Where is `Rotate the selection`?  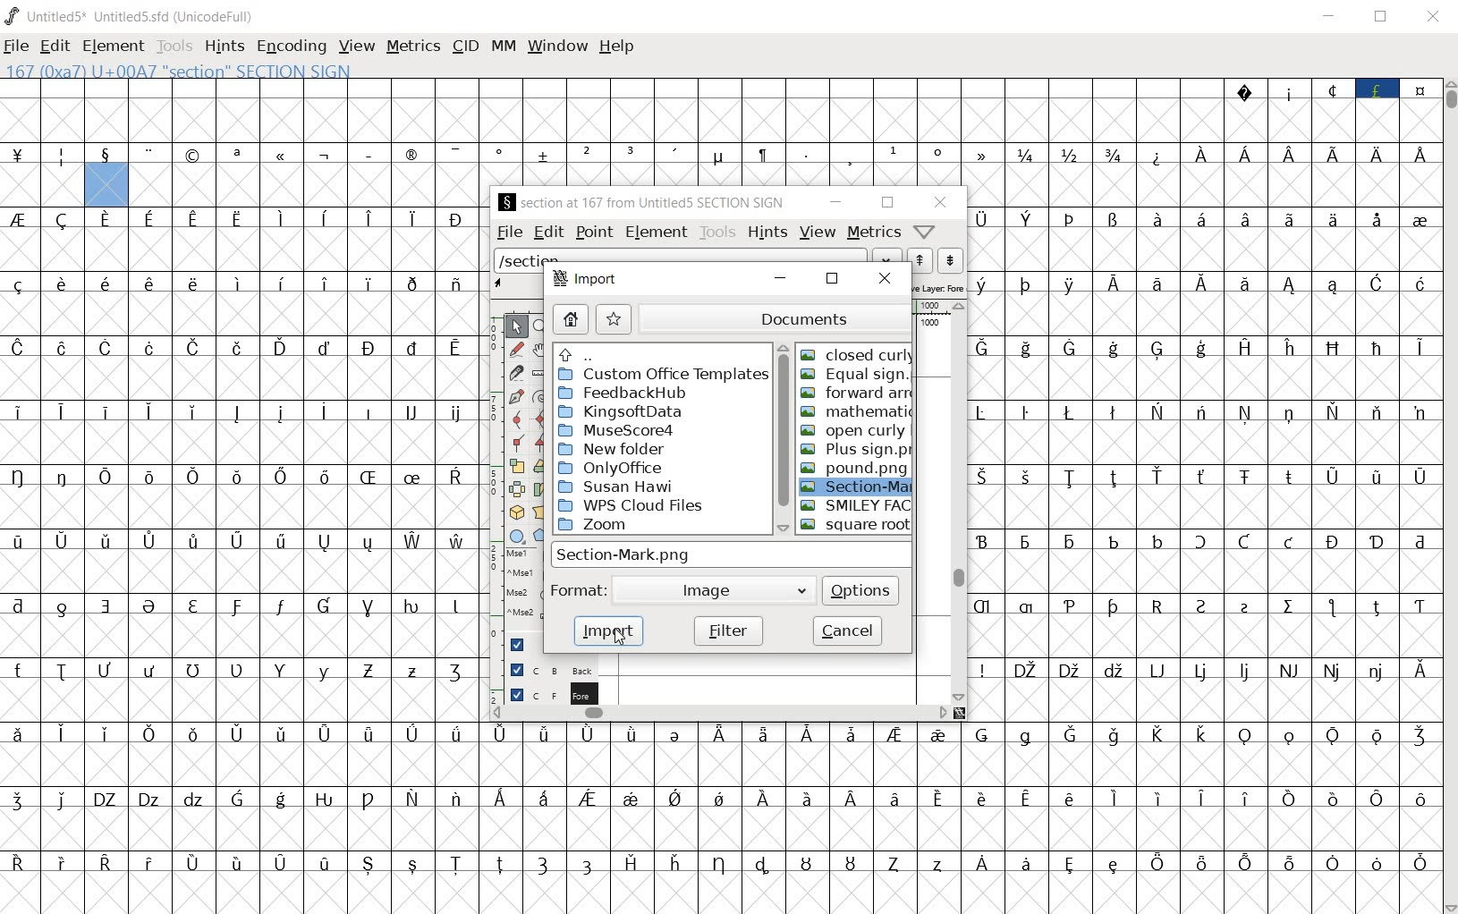
Rotate the selection is located at coordinates (542, 466).